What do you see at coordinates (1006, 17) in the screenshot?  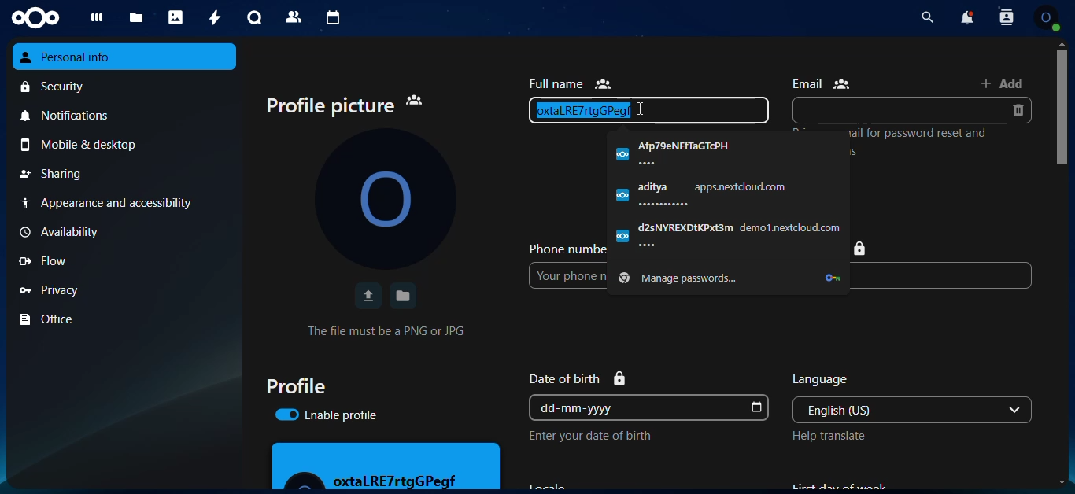 I see `contact` at bounding box center [1006, 17].